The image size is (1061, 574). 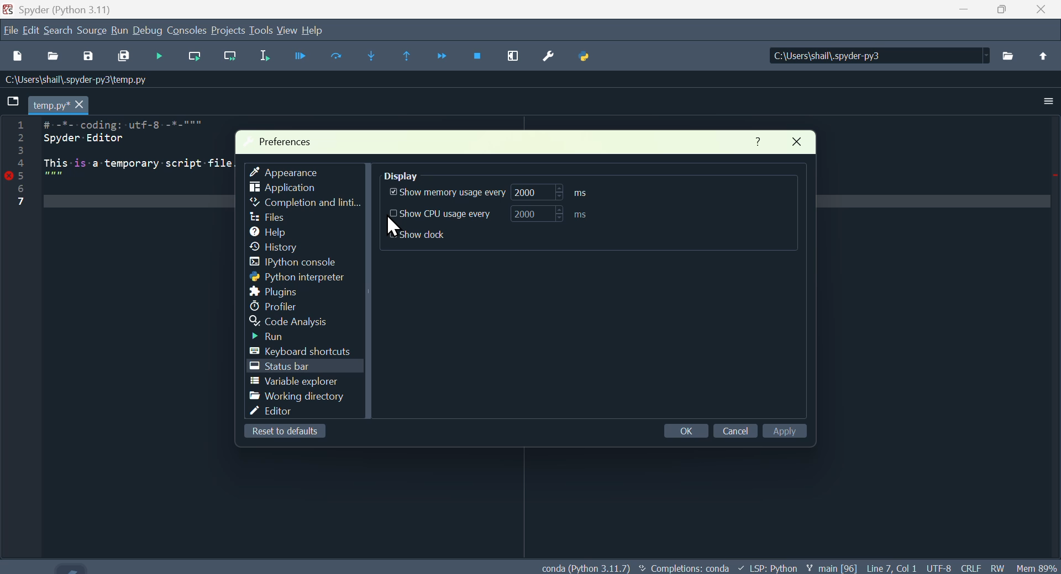 I want to click on Editor, so click(x=287, y=413).